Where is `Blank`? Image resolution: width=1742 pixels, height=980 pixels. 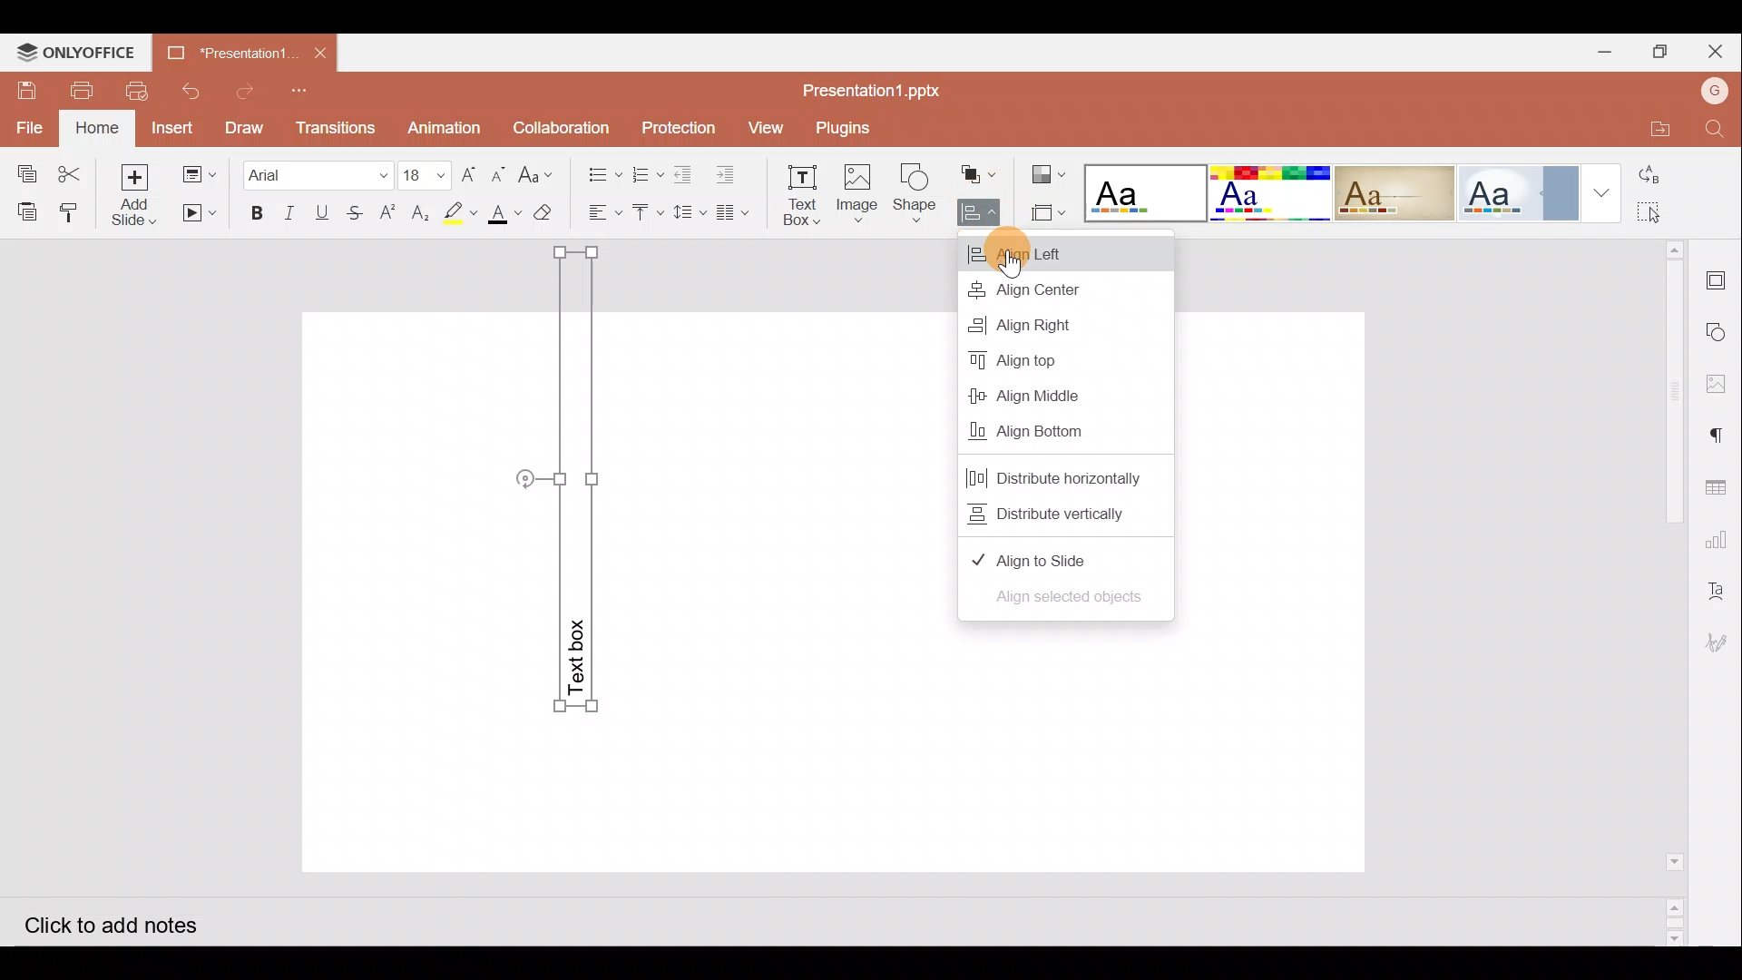
Blank is located at coordinates (1141, 191).